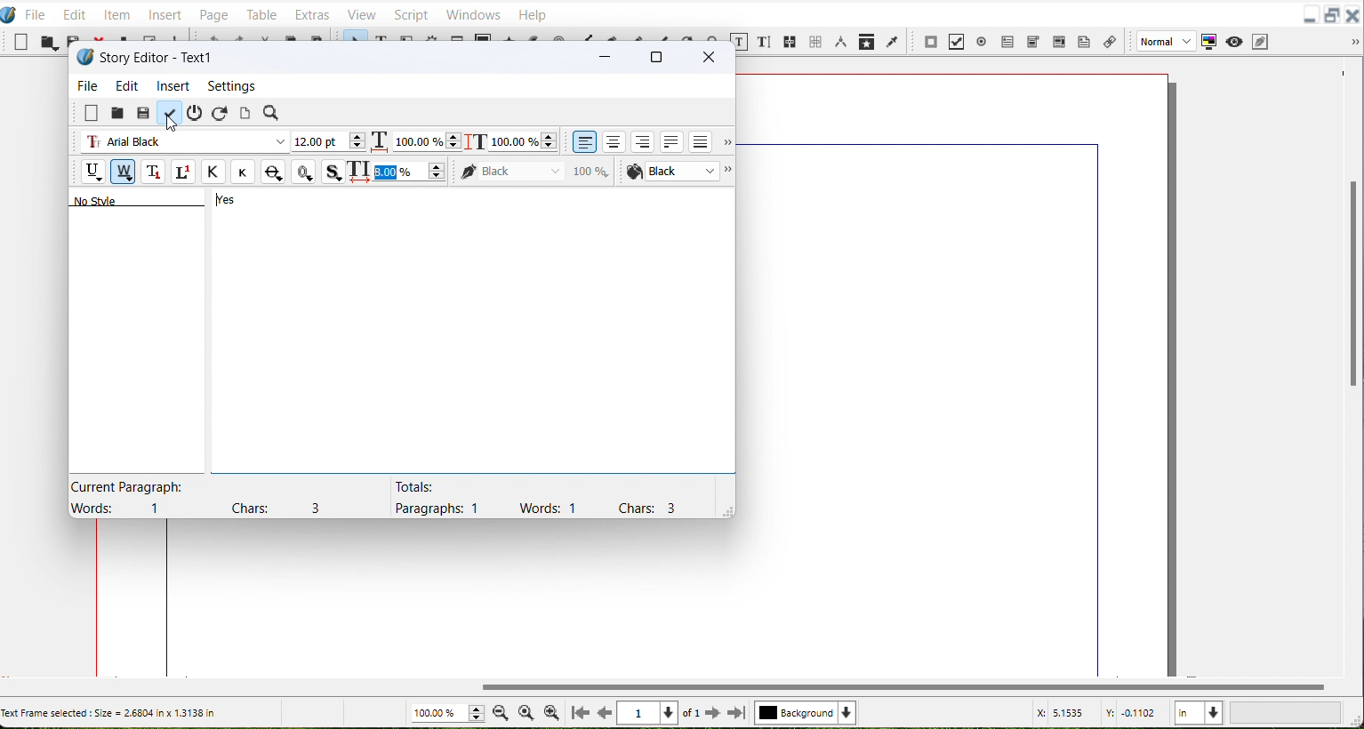 The width and height of the screenshot is (1364, 729). I want to click on Align text left, so click(582, 142).